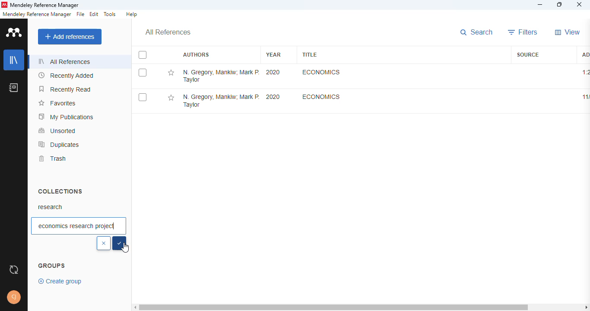 This screenshot has height=311, width=590. Describe the element at coordinates (64, 61) in the screenshot. I see `all references` at that location.